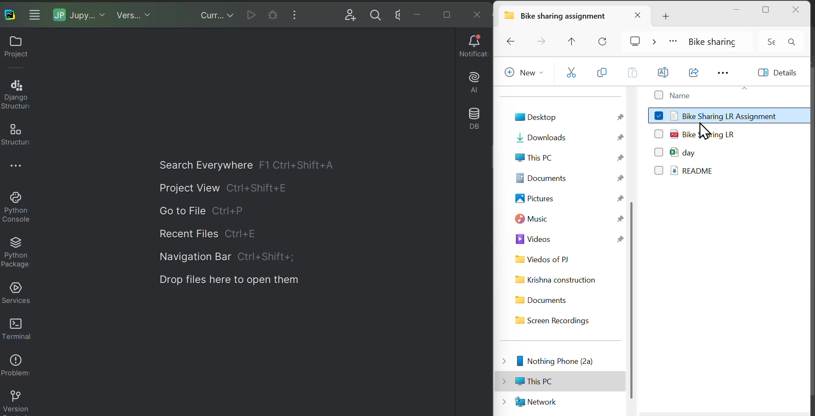  What do you see at coordinates (248, 163) in the screenshot?
I see `Search everywhere` at bounding box center [248, 163].